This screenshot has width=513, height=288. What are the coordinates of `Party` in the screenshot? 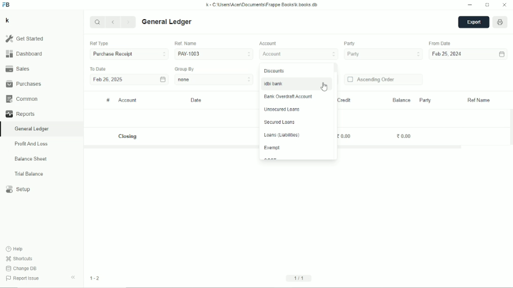 It's located at (383, 54).